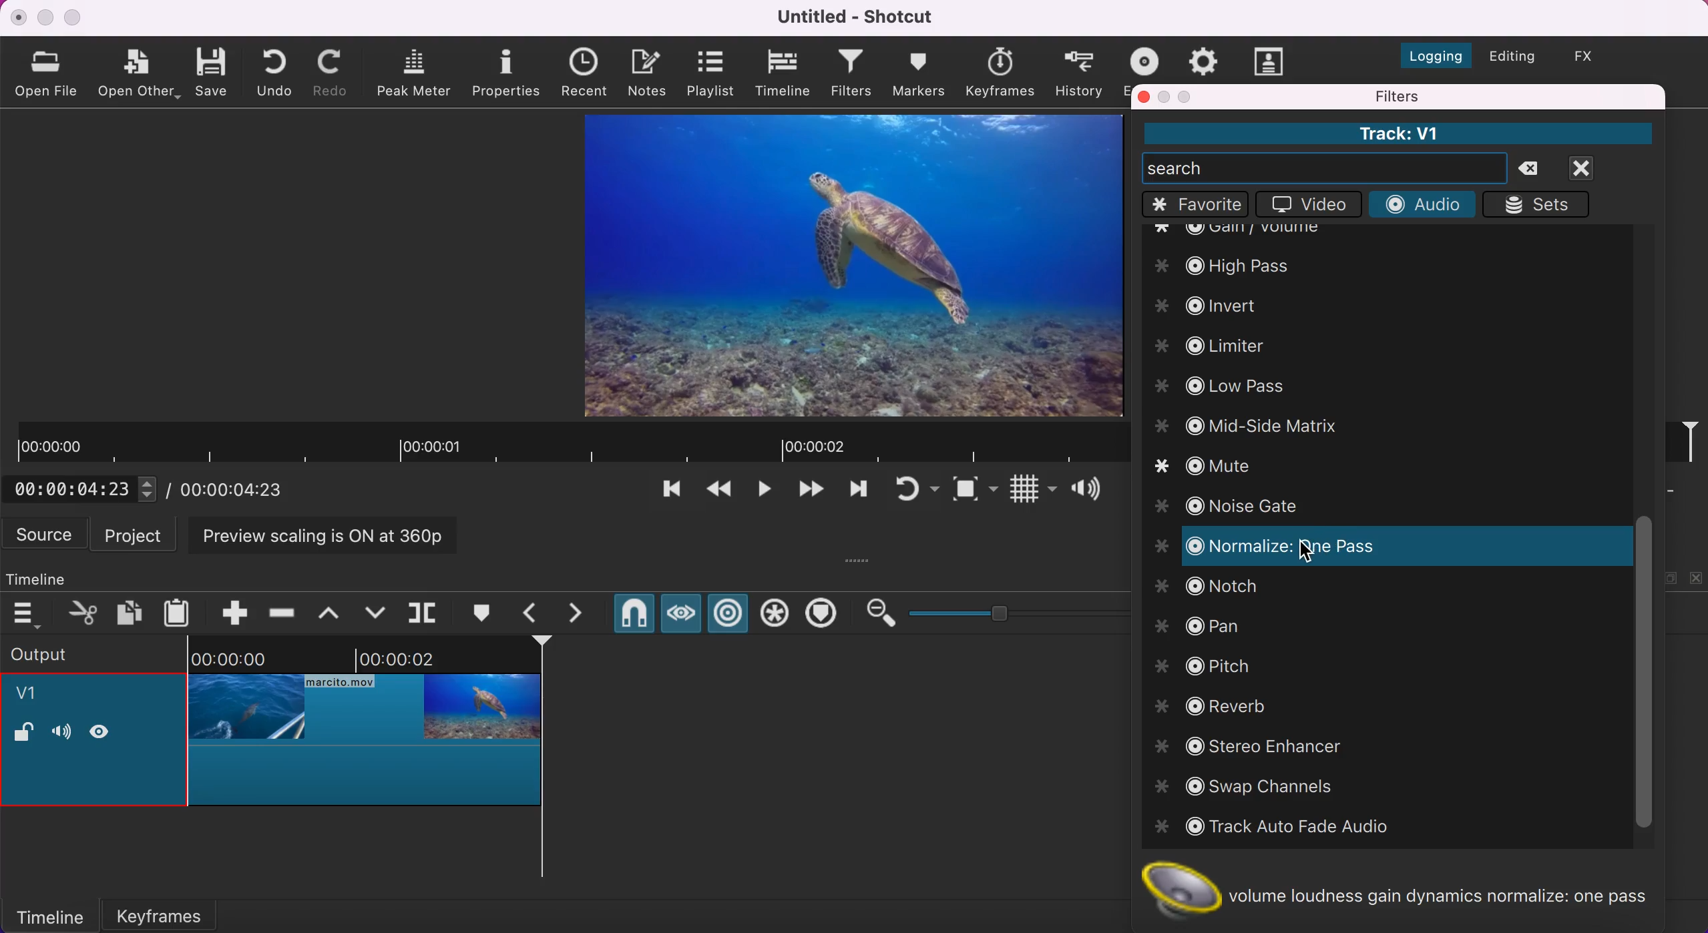 The width and height of the screenshot is (1708, 933). Describe the element at coordinates (61, 733) in the screenshot. I see `volume` at that location.